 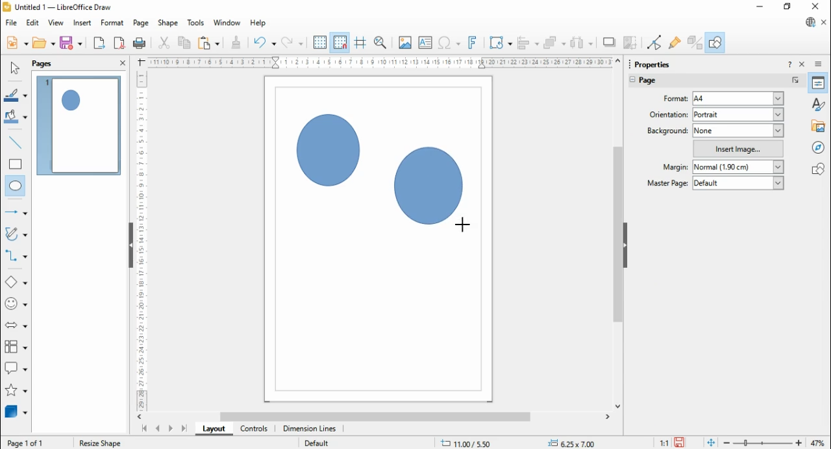 I want to click on Circle shape, so click(x=429, y=188).